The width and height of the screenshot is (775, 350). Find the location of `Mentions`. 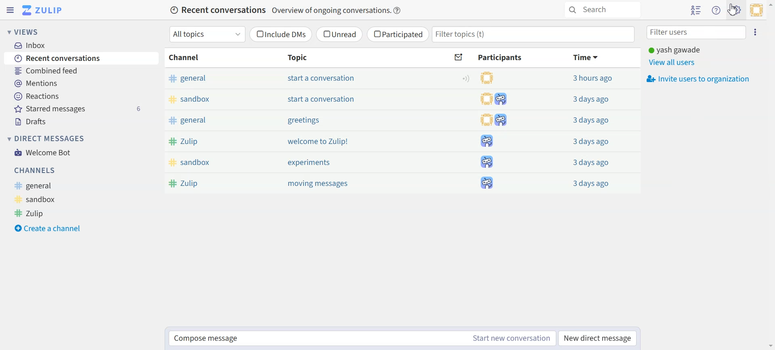

Mentions is located at coordinates (38, 83).